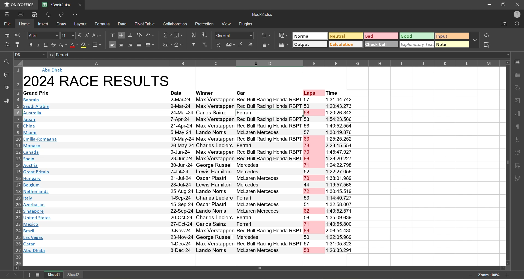  I want to click on A Mexico 27-Oct-24 Carlos Sainz Ferrari 71 1:40:55.800, so click(188, 224).